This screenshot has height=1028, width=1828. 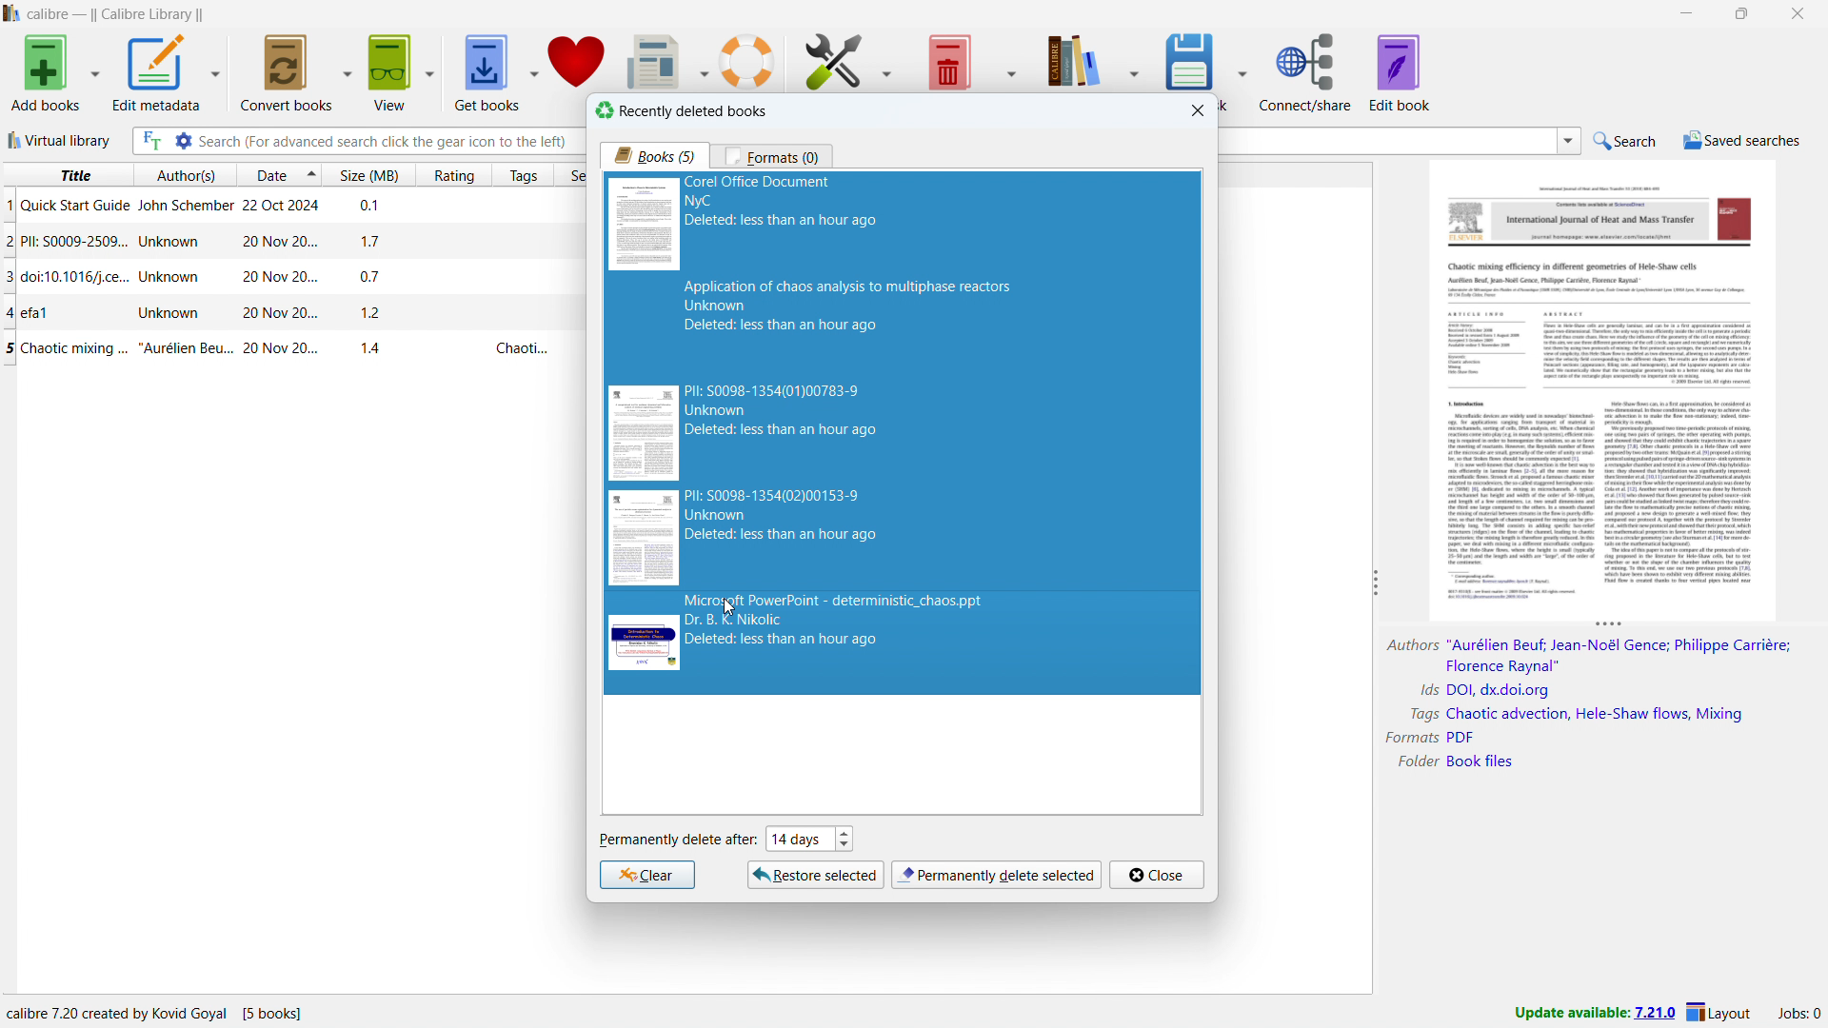 I want to click on select sorting order, so click(x=311, y=174).